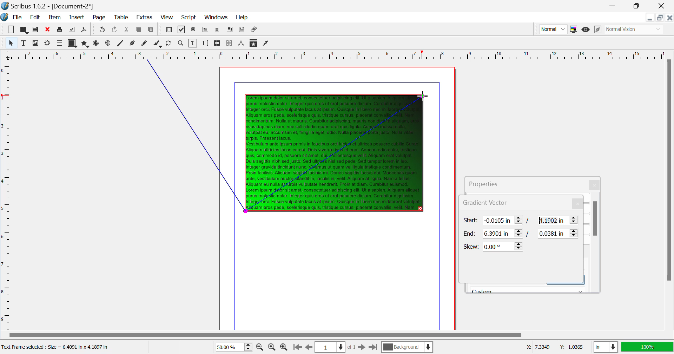 This screenshot has width=674, height=354. What do you see at coordinates (254, 43) in the screenshot?
I see `Copy Item Properties` at bounding box center [254, 43].